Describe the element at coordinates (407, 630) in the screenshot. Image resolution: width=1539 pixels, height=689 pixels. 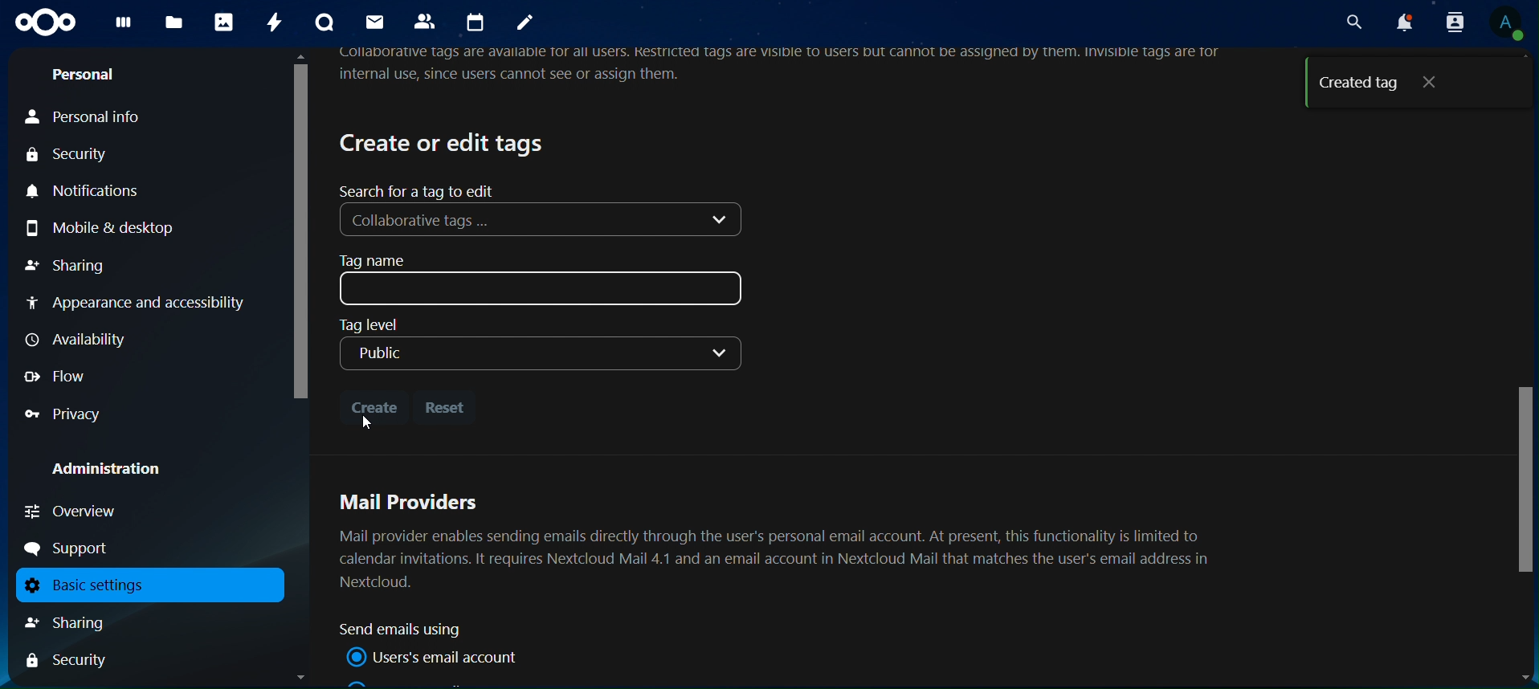
I see `sand email using` at that location.